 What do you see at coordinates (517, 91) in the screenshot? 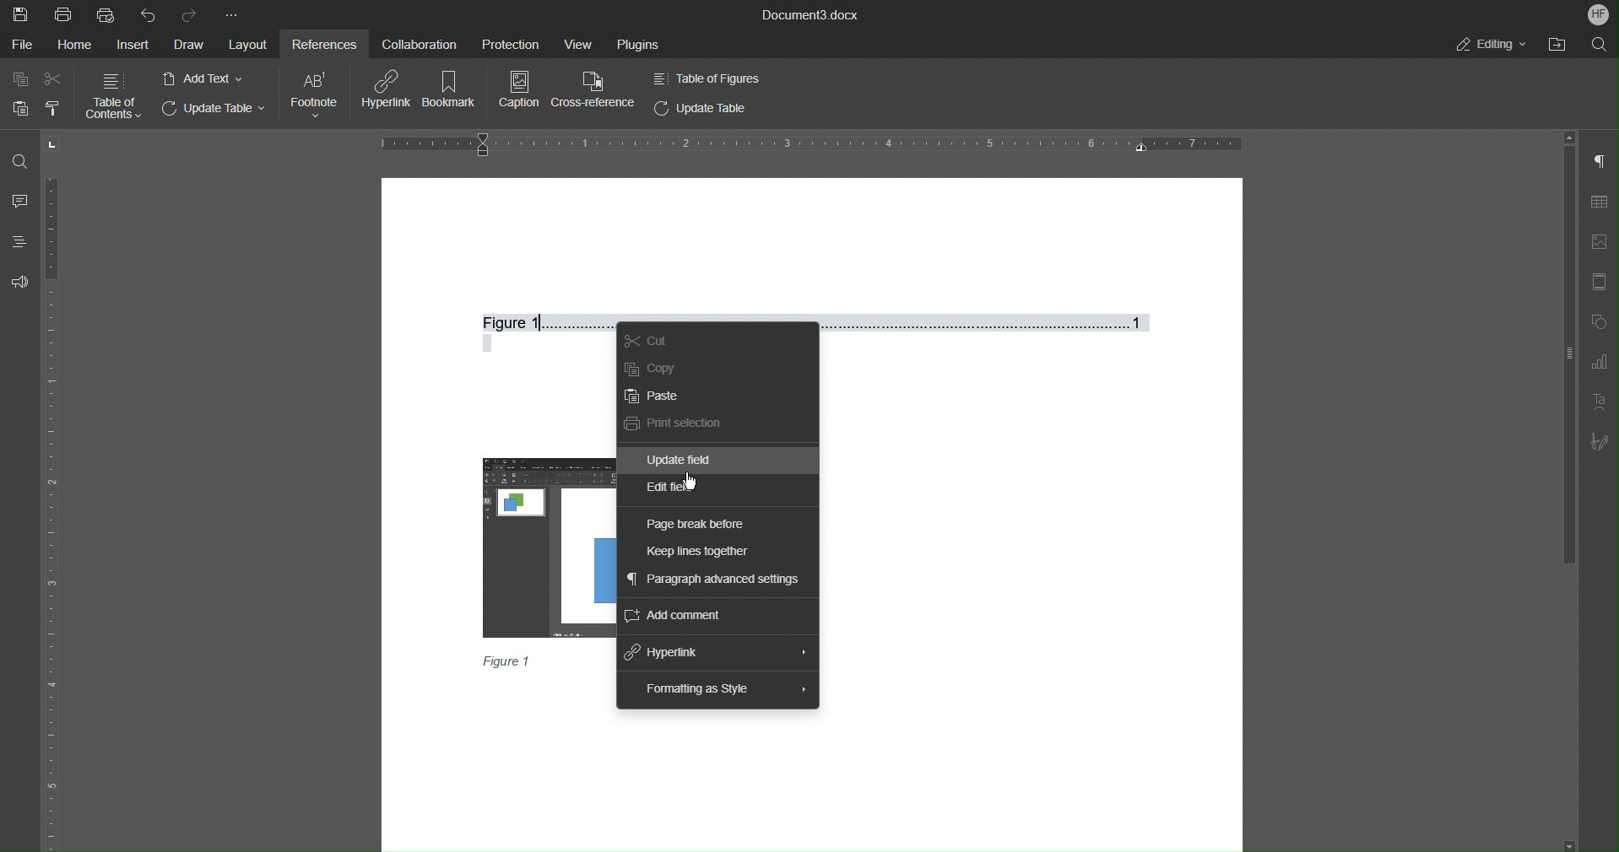
I see `Caption` at bounding box center [517, 91].